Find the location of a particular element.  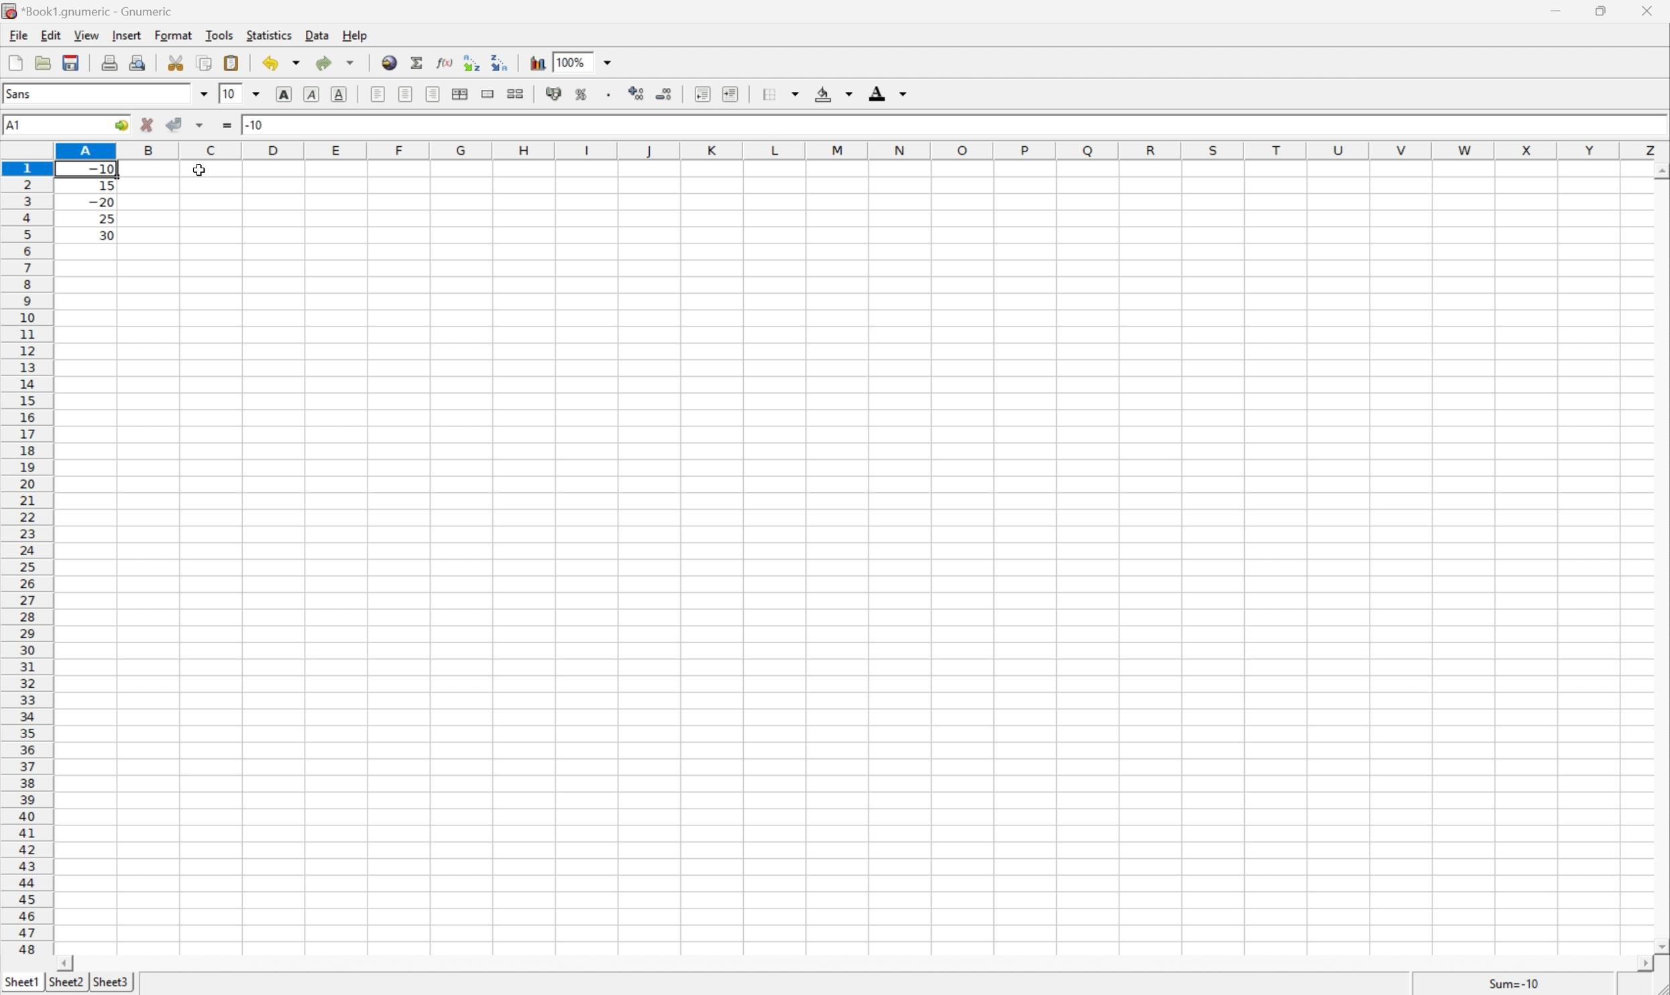

Print preview is located at coordinates (140, 61).